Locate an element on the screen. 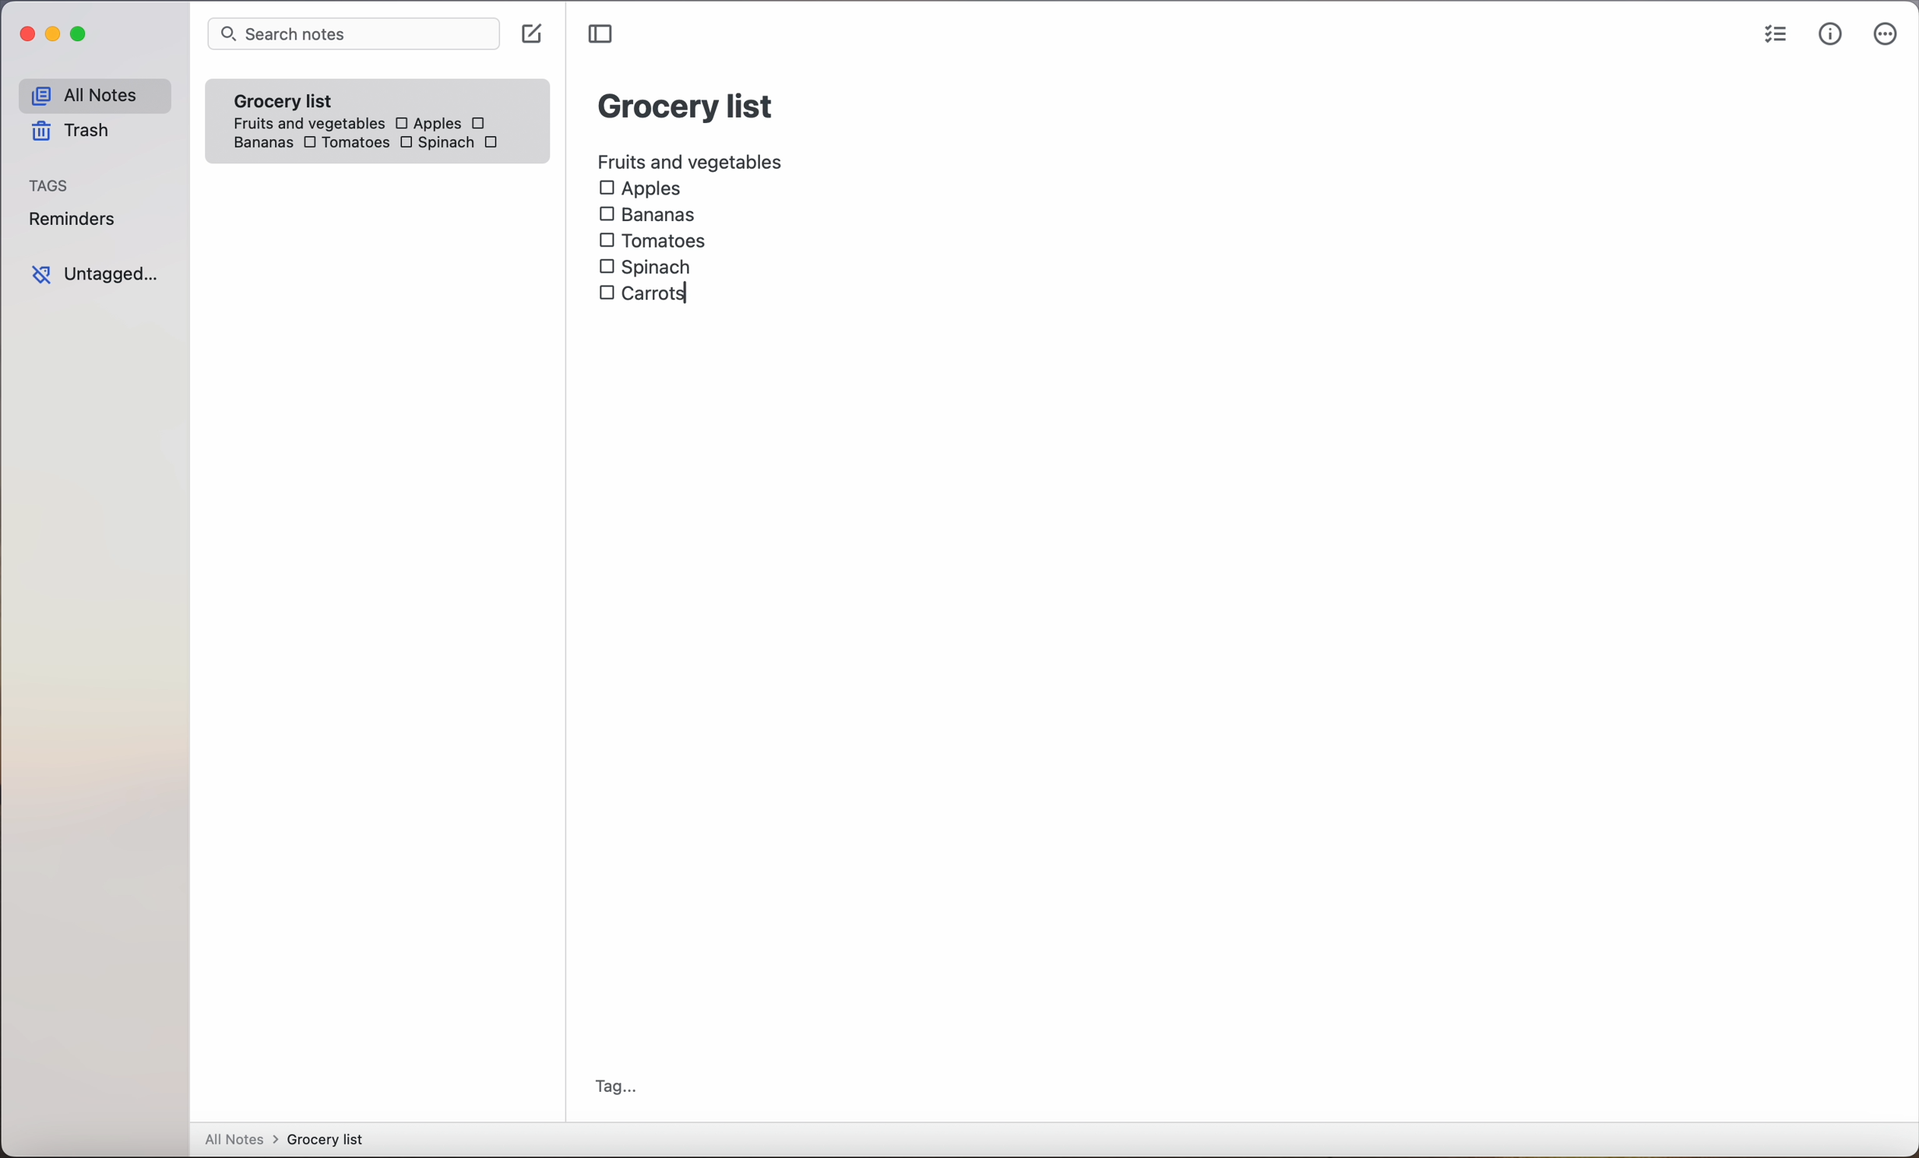  Bananas checkbox is located at coordinates (650, 216).